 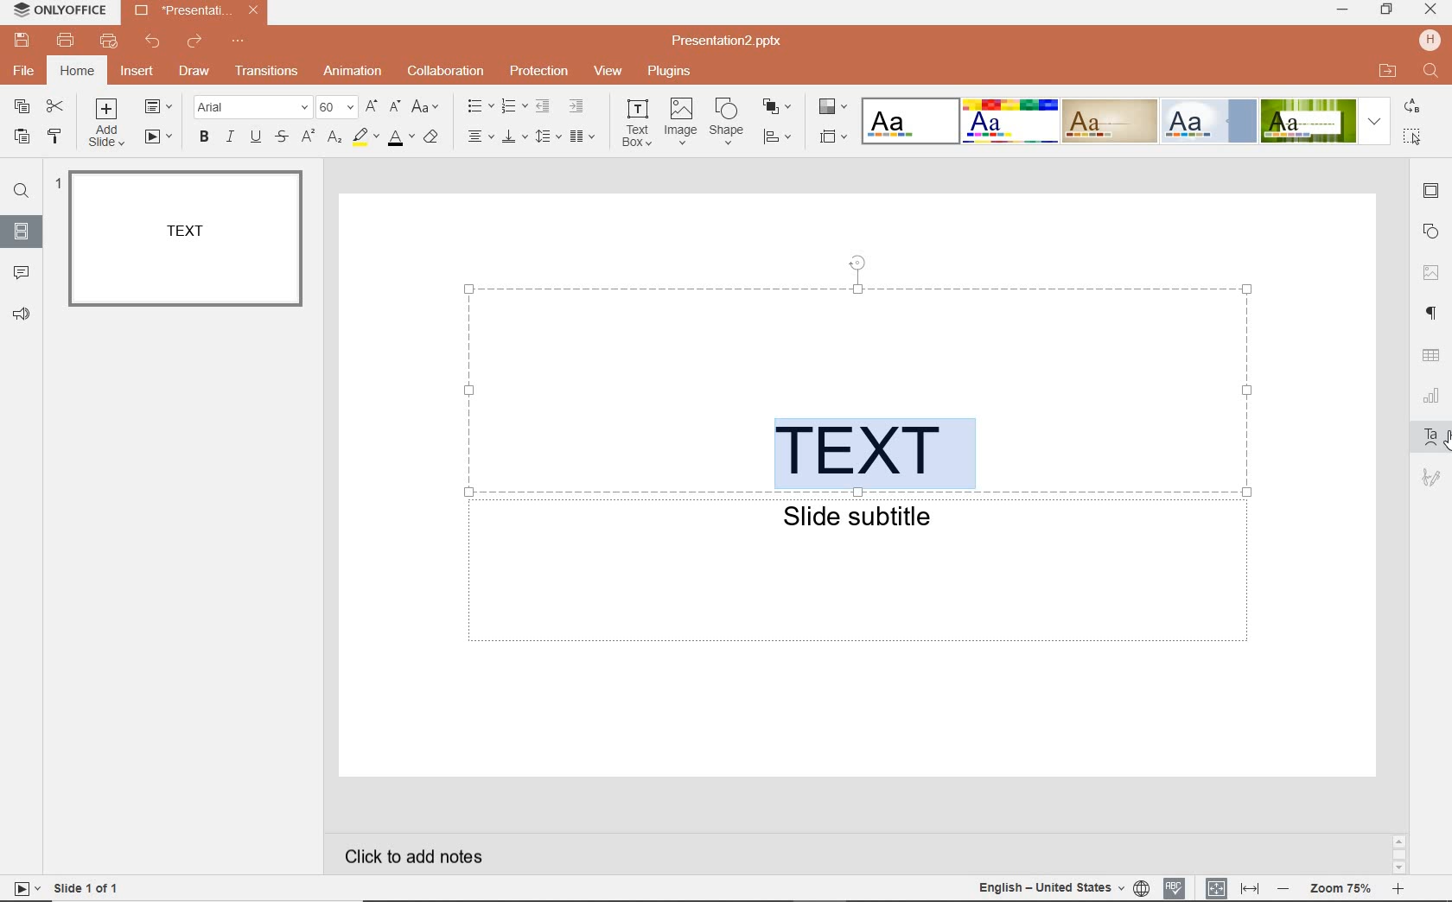 What do you see at coordinates (481, 137) in the screenshot?
I see `HORIZONTAL ALIGN` at bounding box center [481, 137].